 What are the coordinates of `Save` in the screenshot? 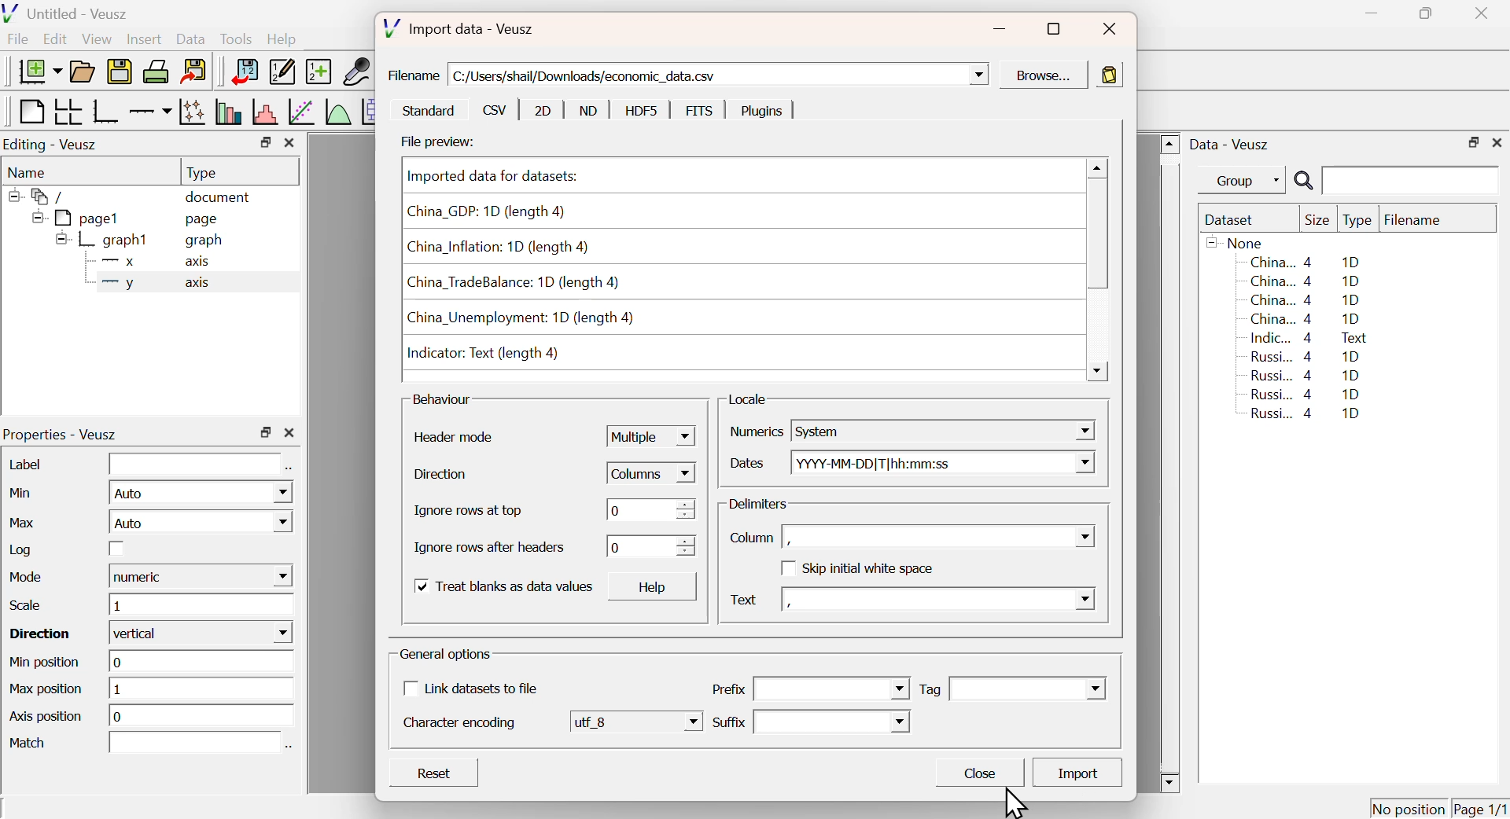 It's located at (120, 72).